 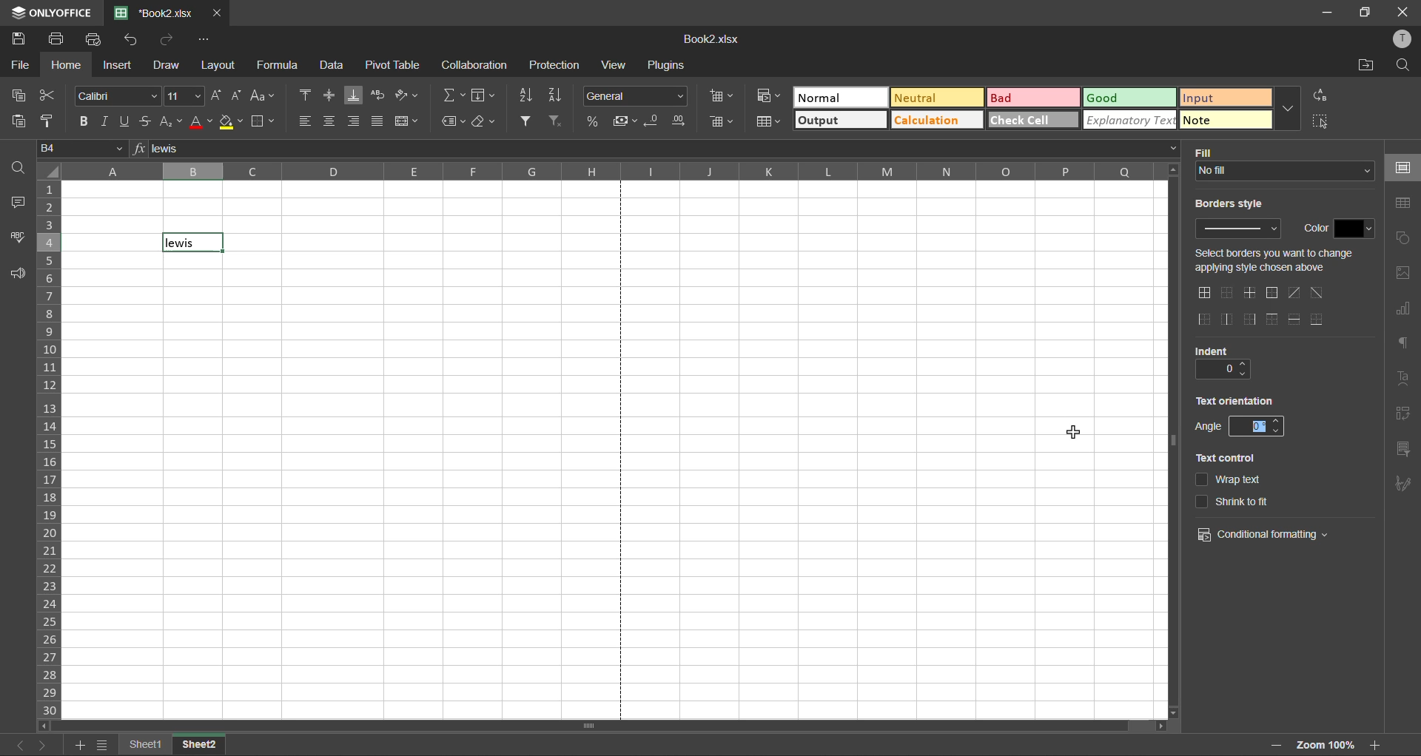 What do you see at coordinates (1366, 13) in the screenshot?
I see `maximize` at bounding box center [1366, 13].